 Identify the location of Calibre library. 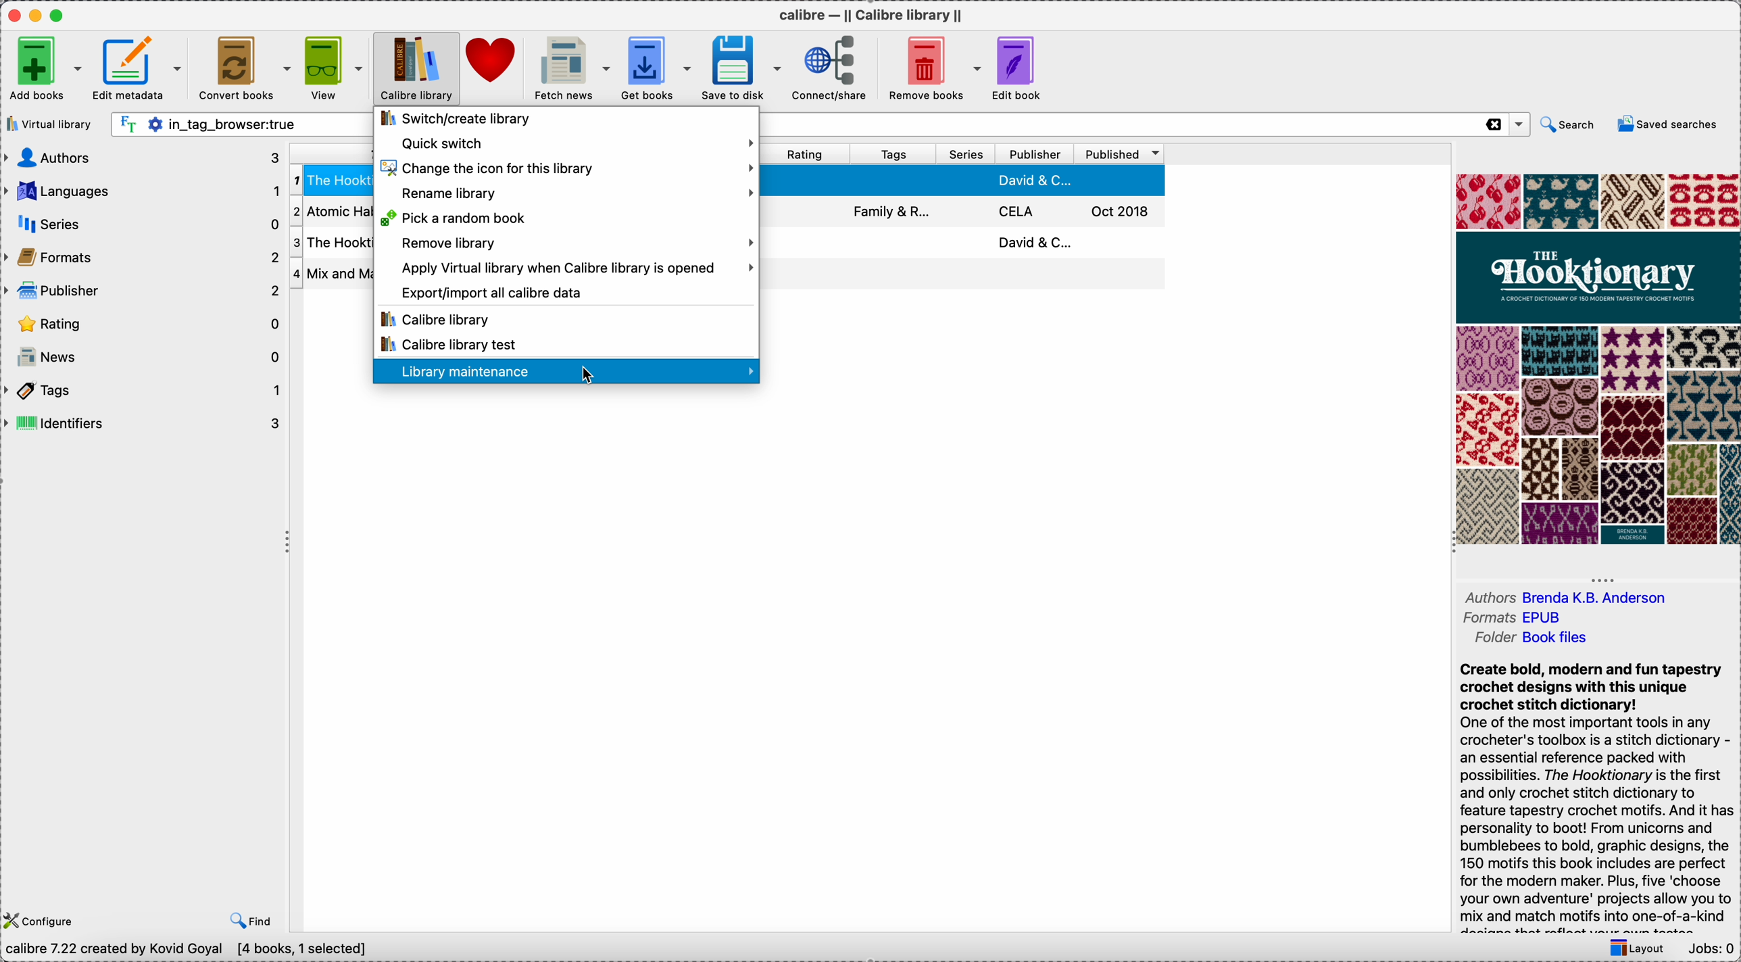
(439, 317).